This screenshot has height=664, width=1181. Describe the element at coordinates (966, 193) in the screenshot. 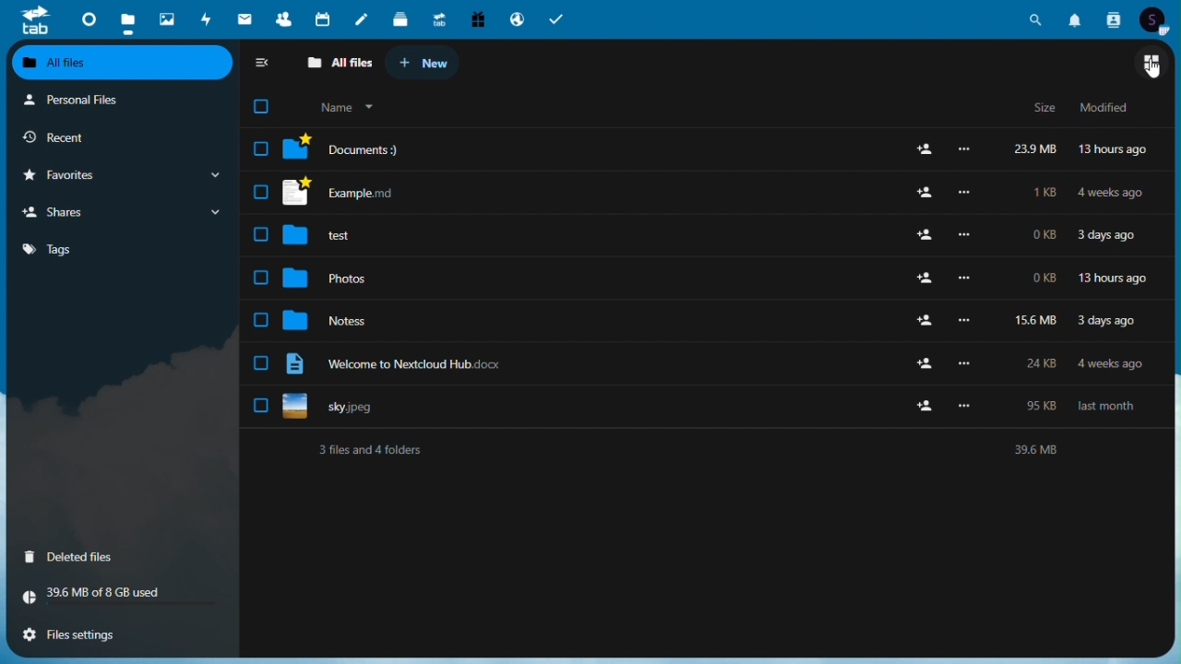

I see `more options` at that location.